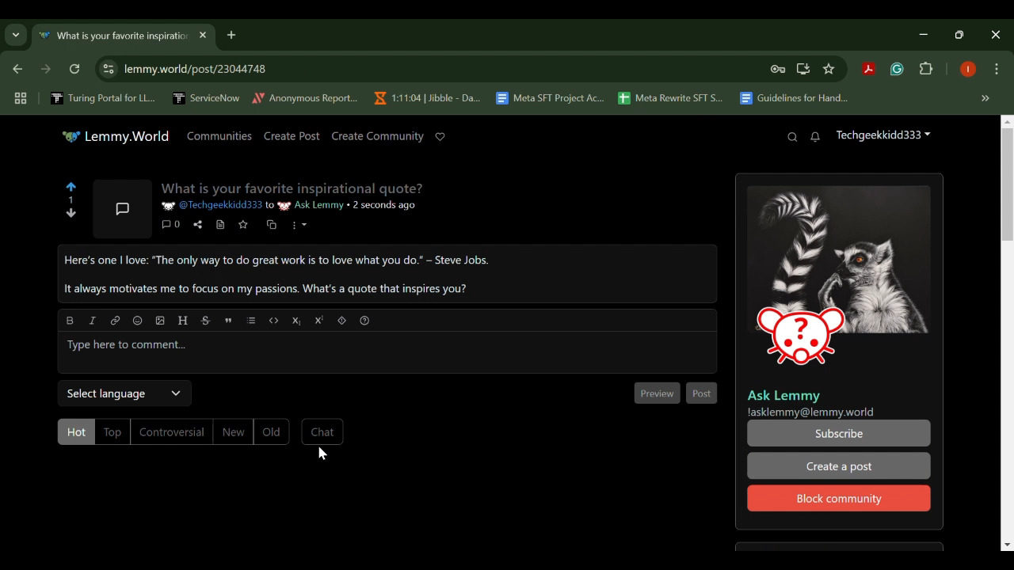 The width and height of the screenshot is (1014, 570). Describe the element at coordinates (46, 71) in the screenshot. I see `Next Webpage` at that location.